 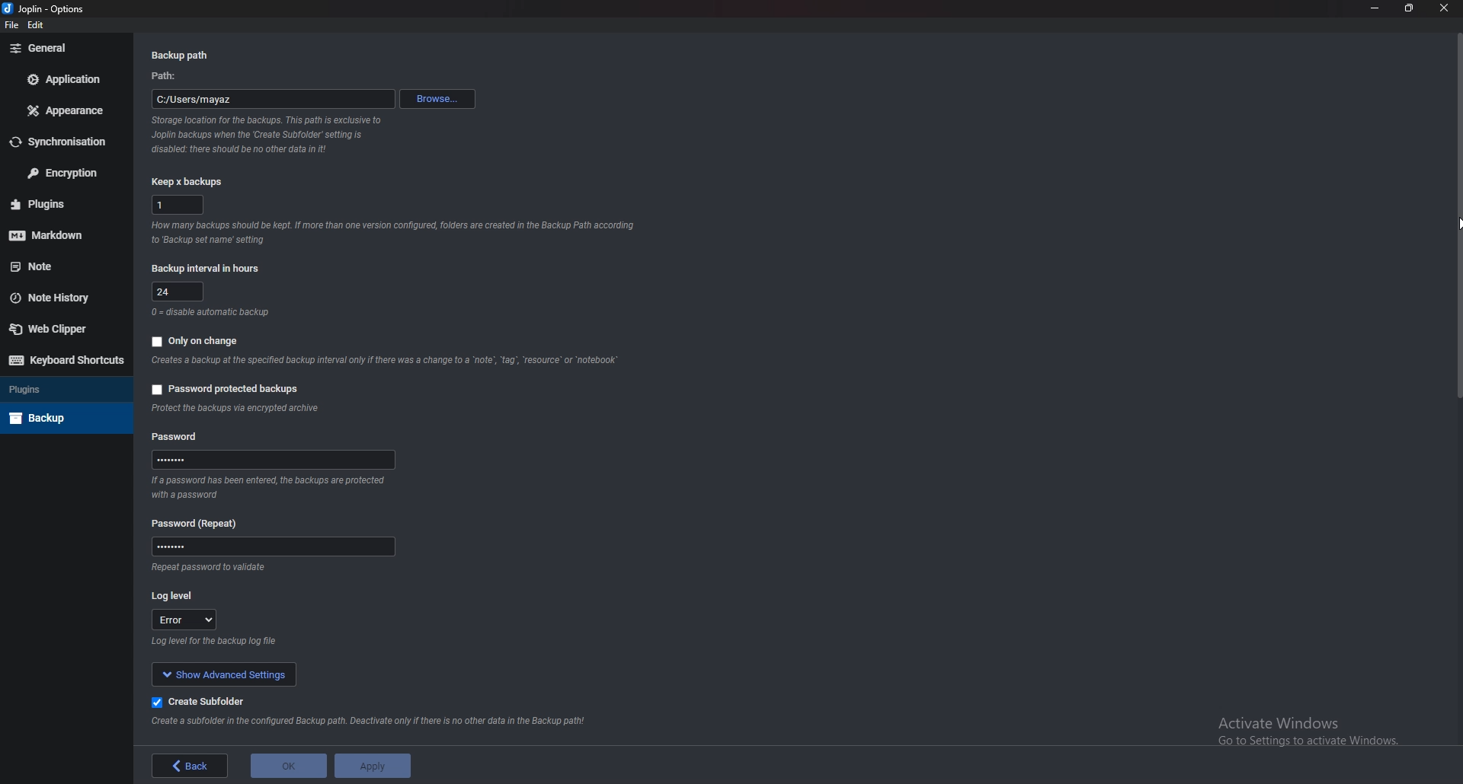 What do you see at coordinates (67, 79) in the screenshot?
I see `Application` at bounding box center [67, 79].